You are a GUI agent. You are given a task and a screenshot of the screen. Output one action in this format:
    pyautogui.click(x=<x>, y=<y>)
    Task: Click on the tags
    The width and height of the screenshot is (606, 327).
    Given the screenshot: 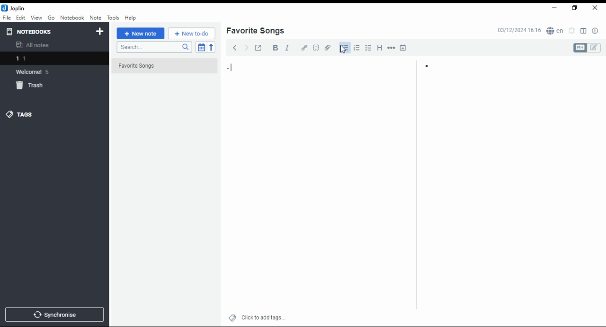 What is the action you would take?
    pyautogui.click(x=19, y=114)
    